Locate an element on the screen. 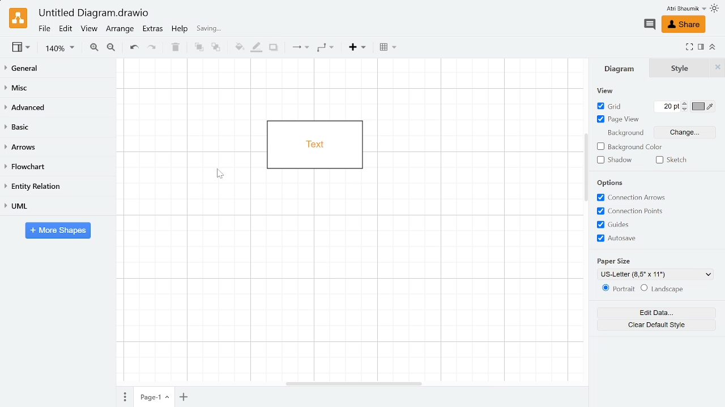 Image resolution: width=725 pixels, height=407 pixels. Undo is located at coordinates (135, 48).